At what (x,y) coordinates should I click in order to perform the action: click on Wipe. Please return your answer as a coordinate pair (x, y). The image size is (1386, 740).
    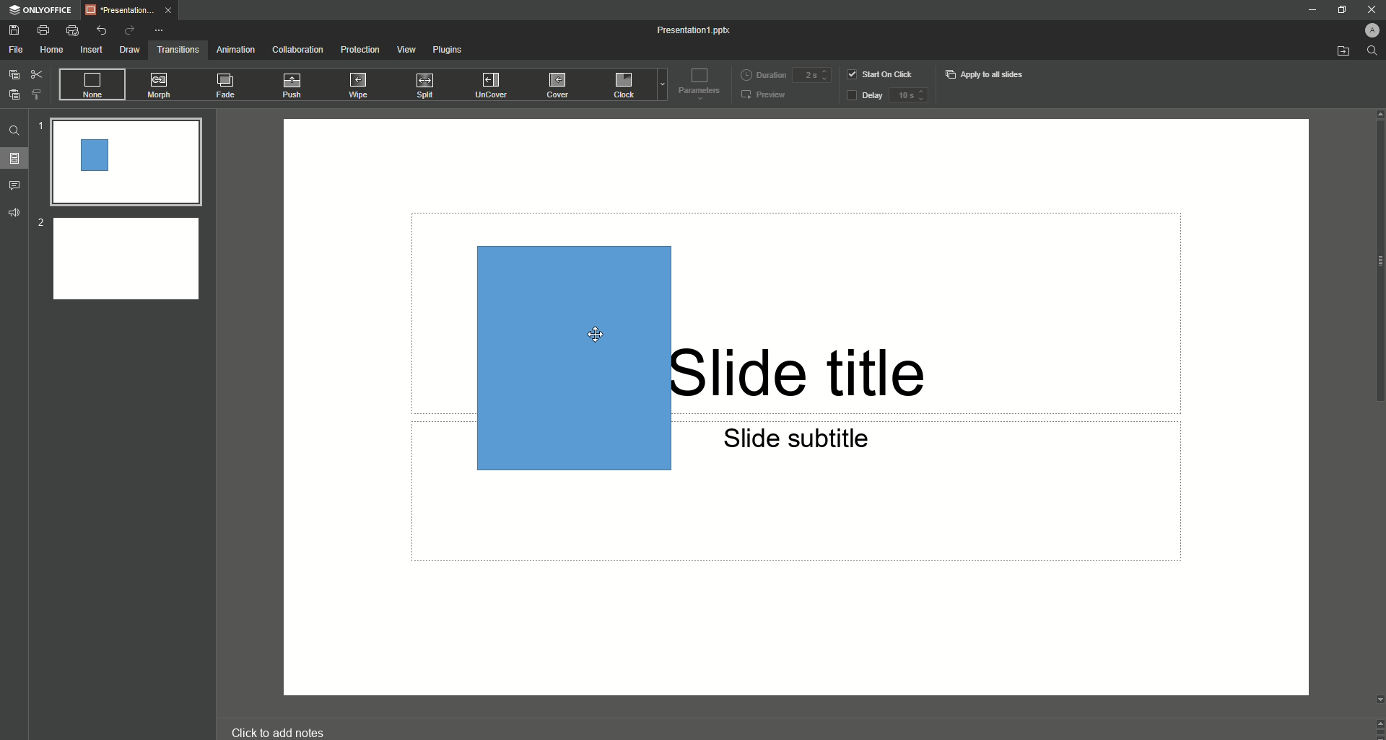
    Looking at the image, I should click on (354, 85).